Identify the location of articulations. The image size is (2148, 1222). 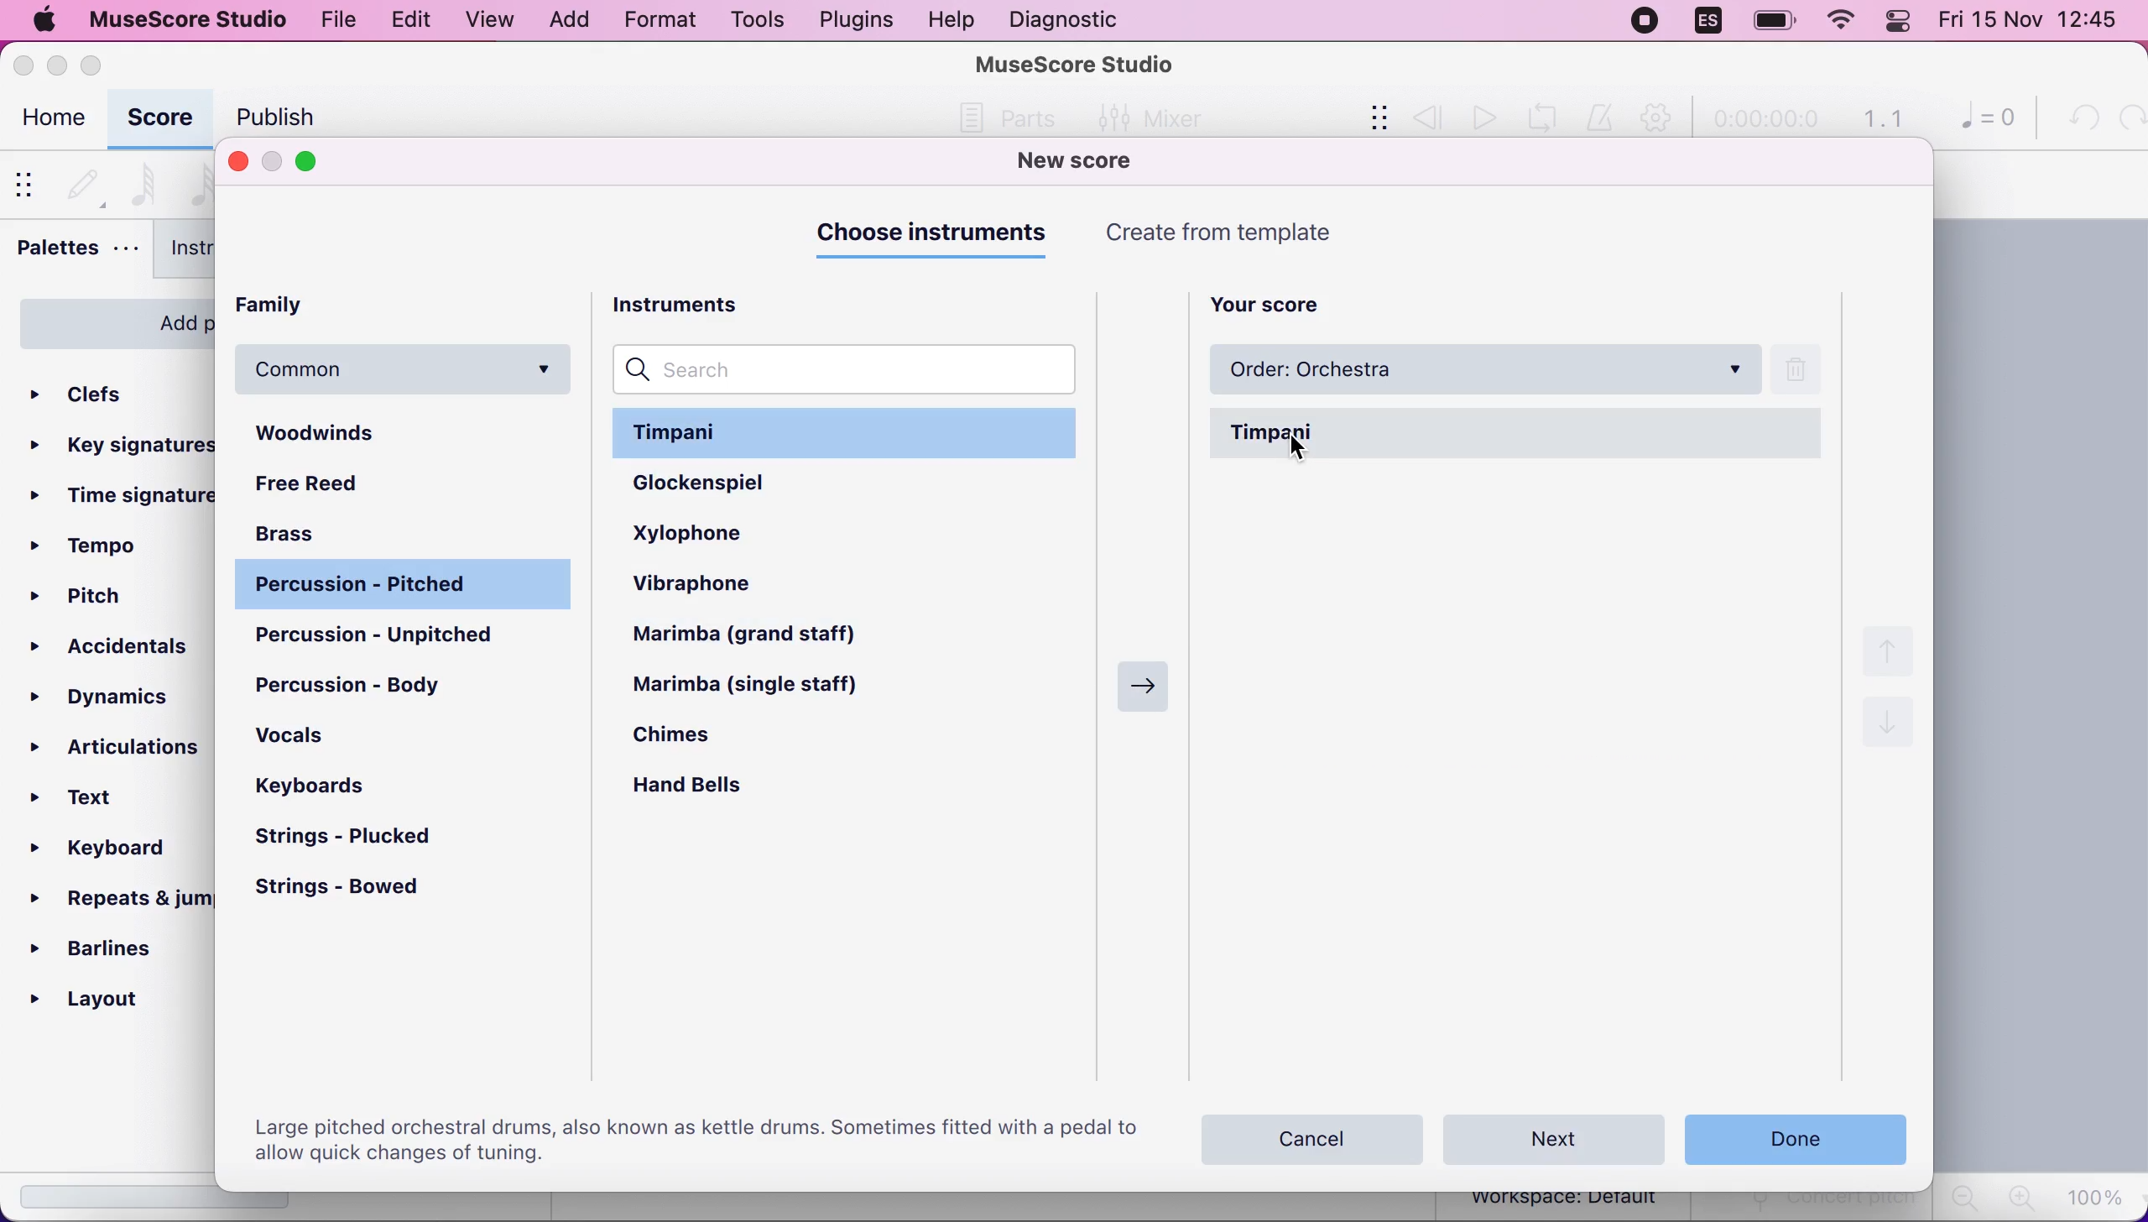
(118, 743).